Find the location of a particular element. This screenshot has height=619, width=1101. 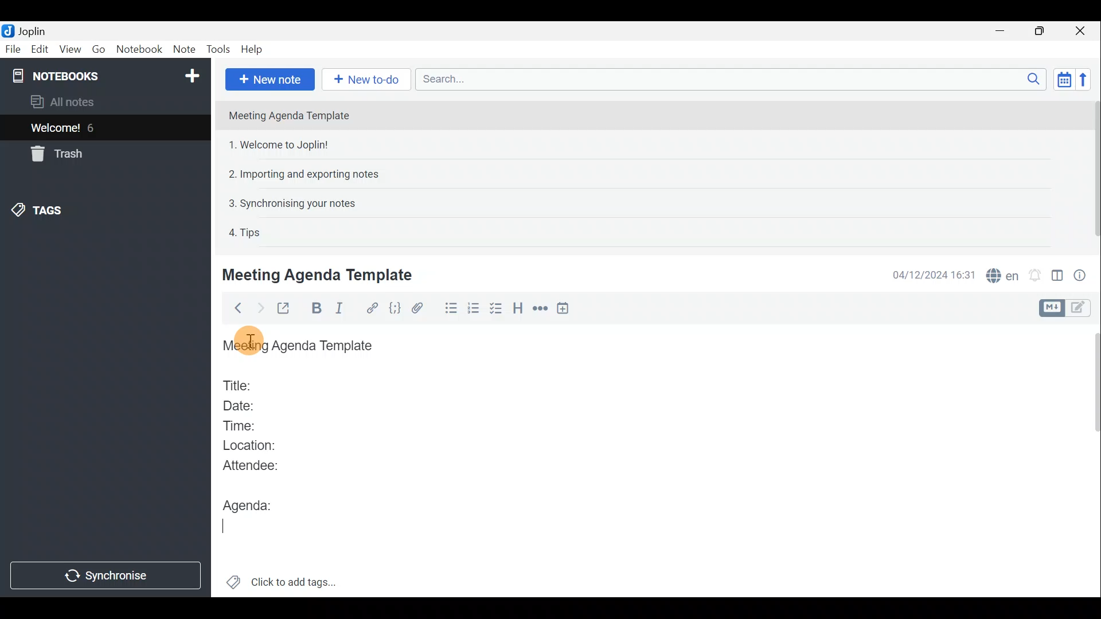

Back is located at coordinates (235, 310).